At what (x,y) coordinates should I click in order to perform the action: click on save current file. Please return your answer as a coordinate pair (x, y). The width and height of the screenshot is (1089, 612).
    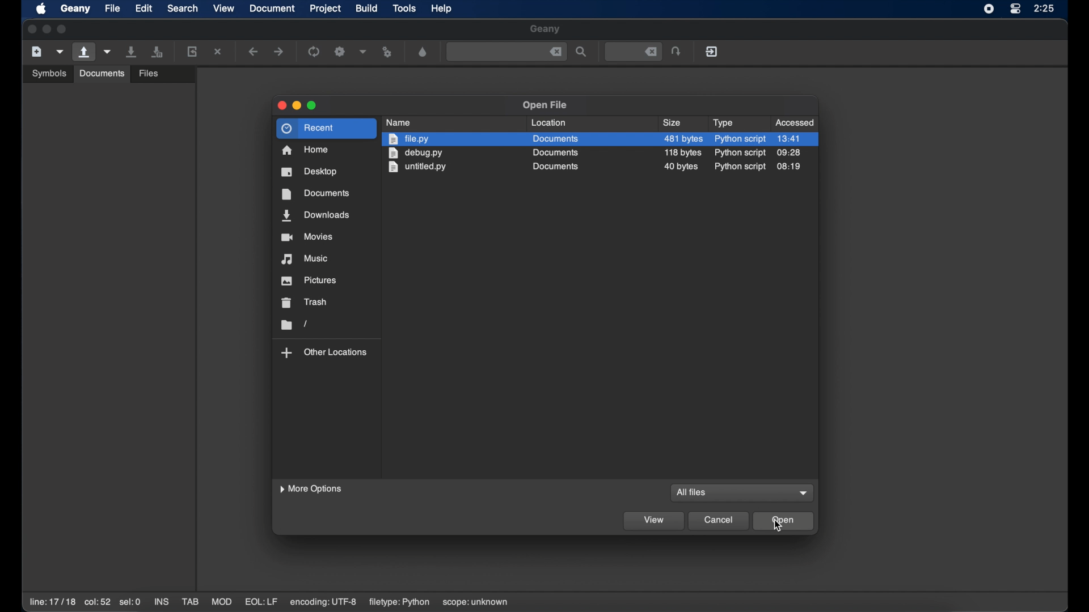
    Looking at the image, I should click on (132, 51).